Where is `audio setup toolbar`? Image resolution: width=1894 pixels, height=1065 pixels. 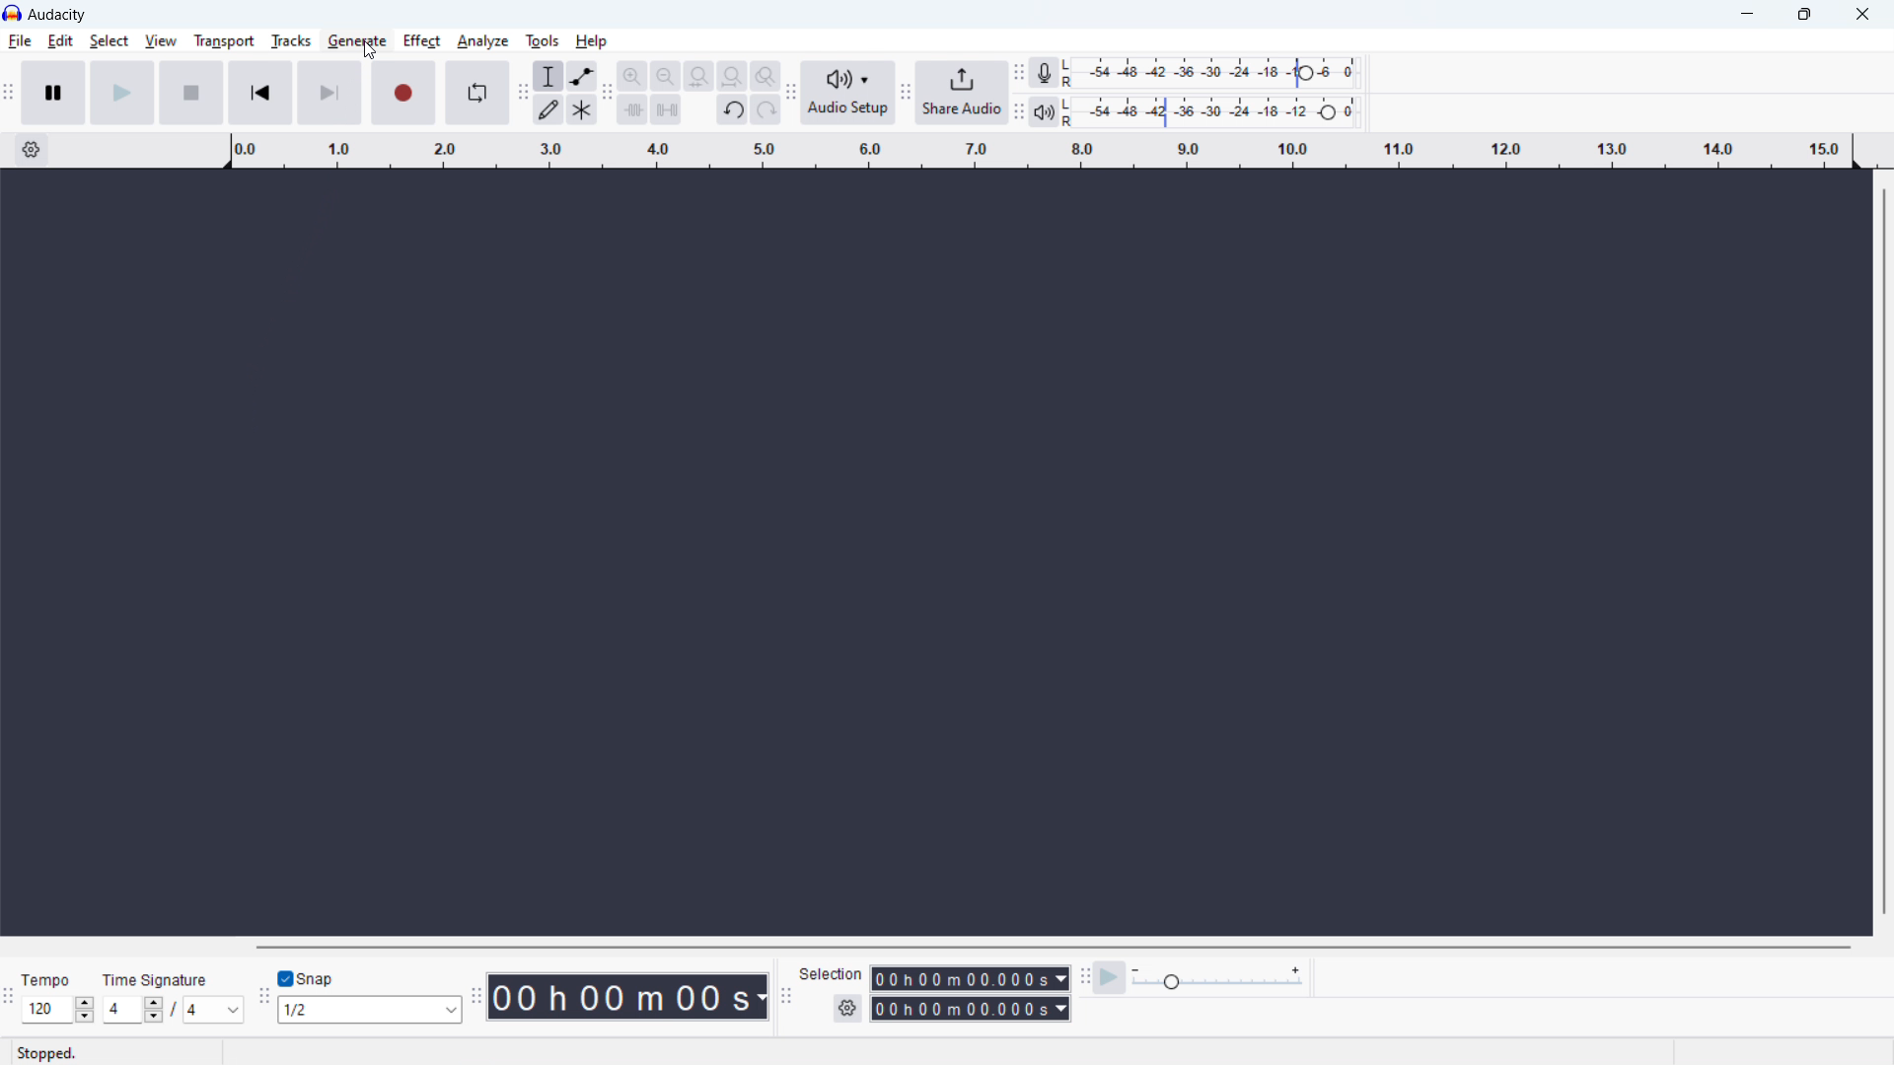
audio setup toolbar is located at coordinates (792, 93).